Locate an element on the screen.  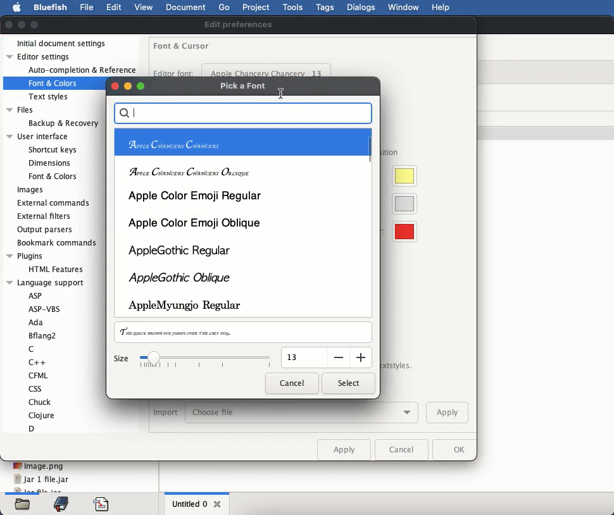
images is located at coordinates (32, 190).